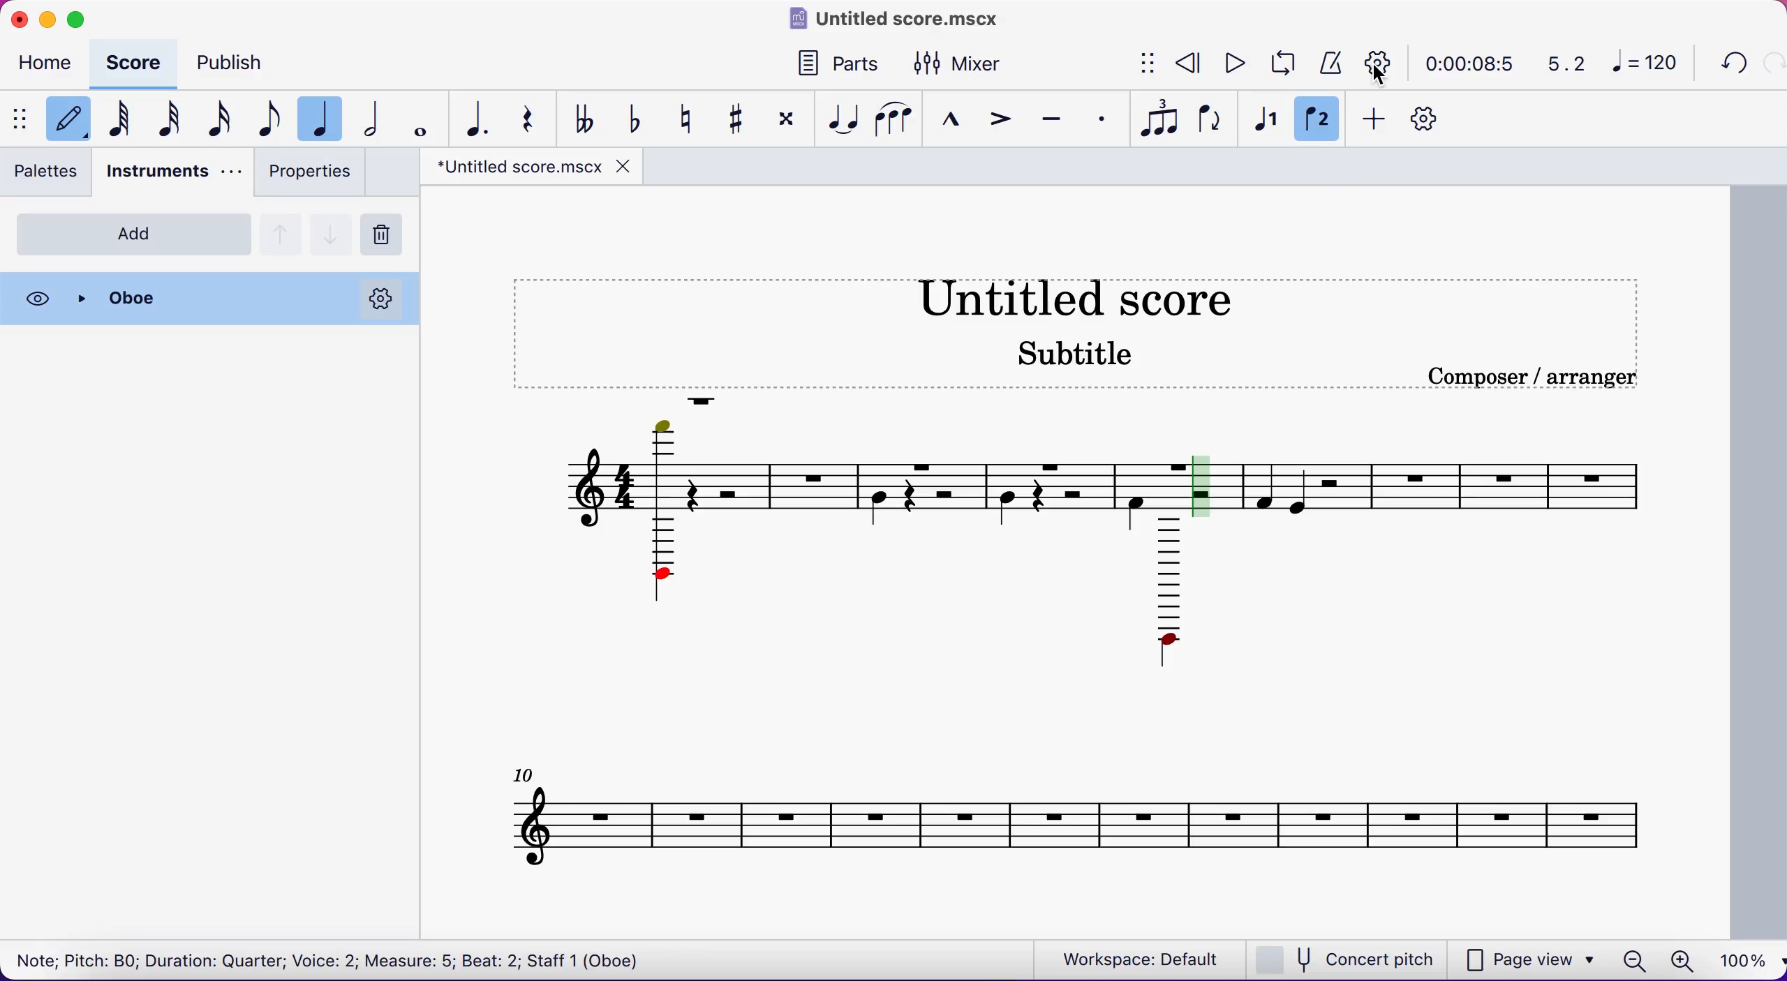 This screenshot has width=1787, height=981. I want to click on augmentation dot, so click(473, 119).